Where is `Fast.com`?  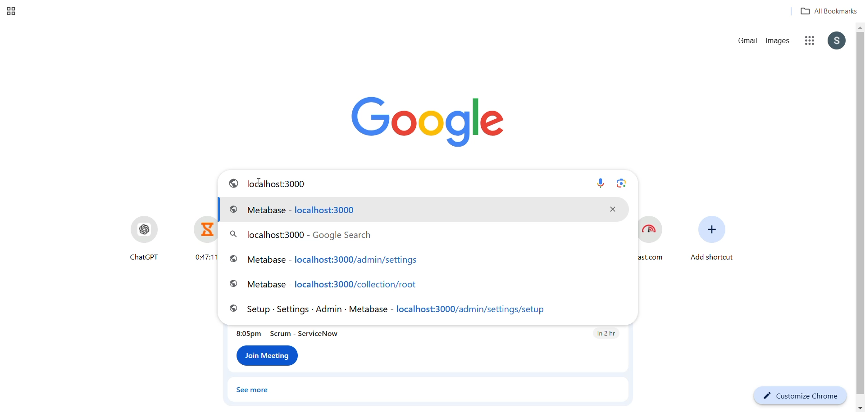
Fast.com is located at coordinates (655, 240).